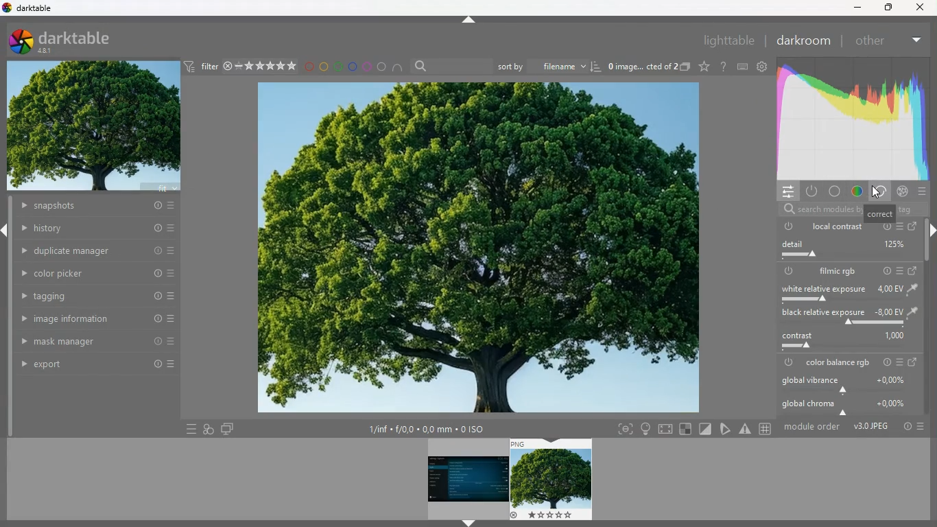 The image size is (937, 527). What do you see at coordinates (687, 429) in the screenshot?
I see `square` at bounding box center [687, 429].